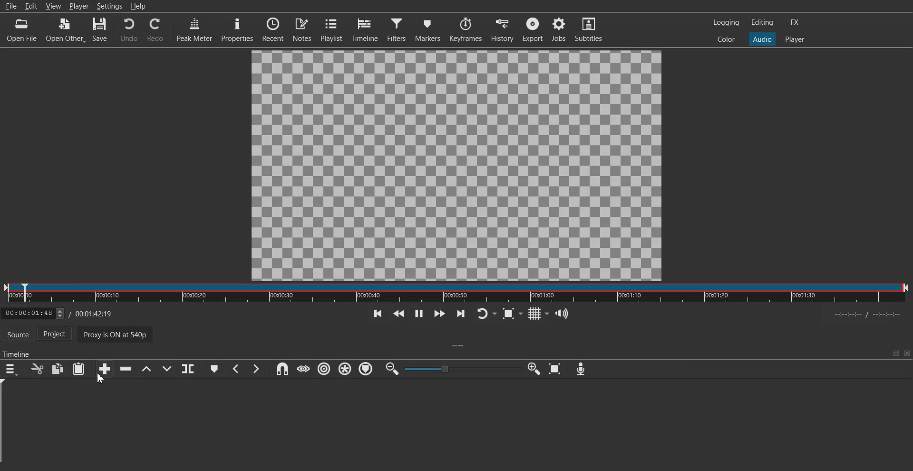 This screenshot has height=471, width=913. I want to click on Minimize, so click(896, 353).